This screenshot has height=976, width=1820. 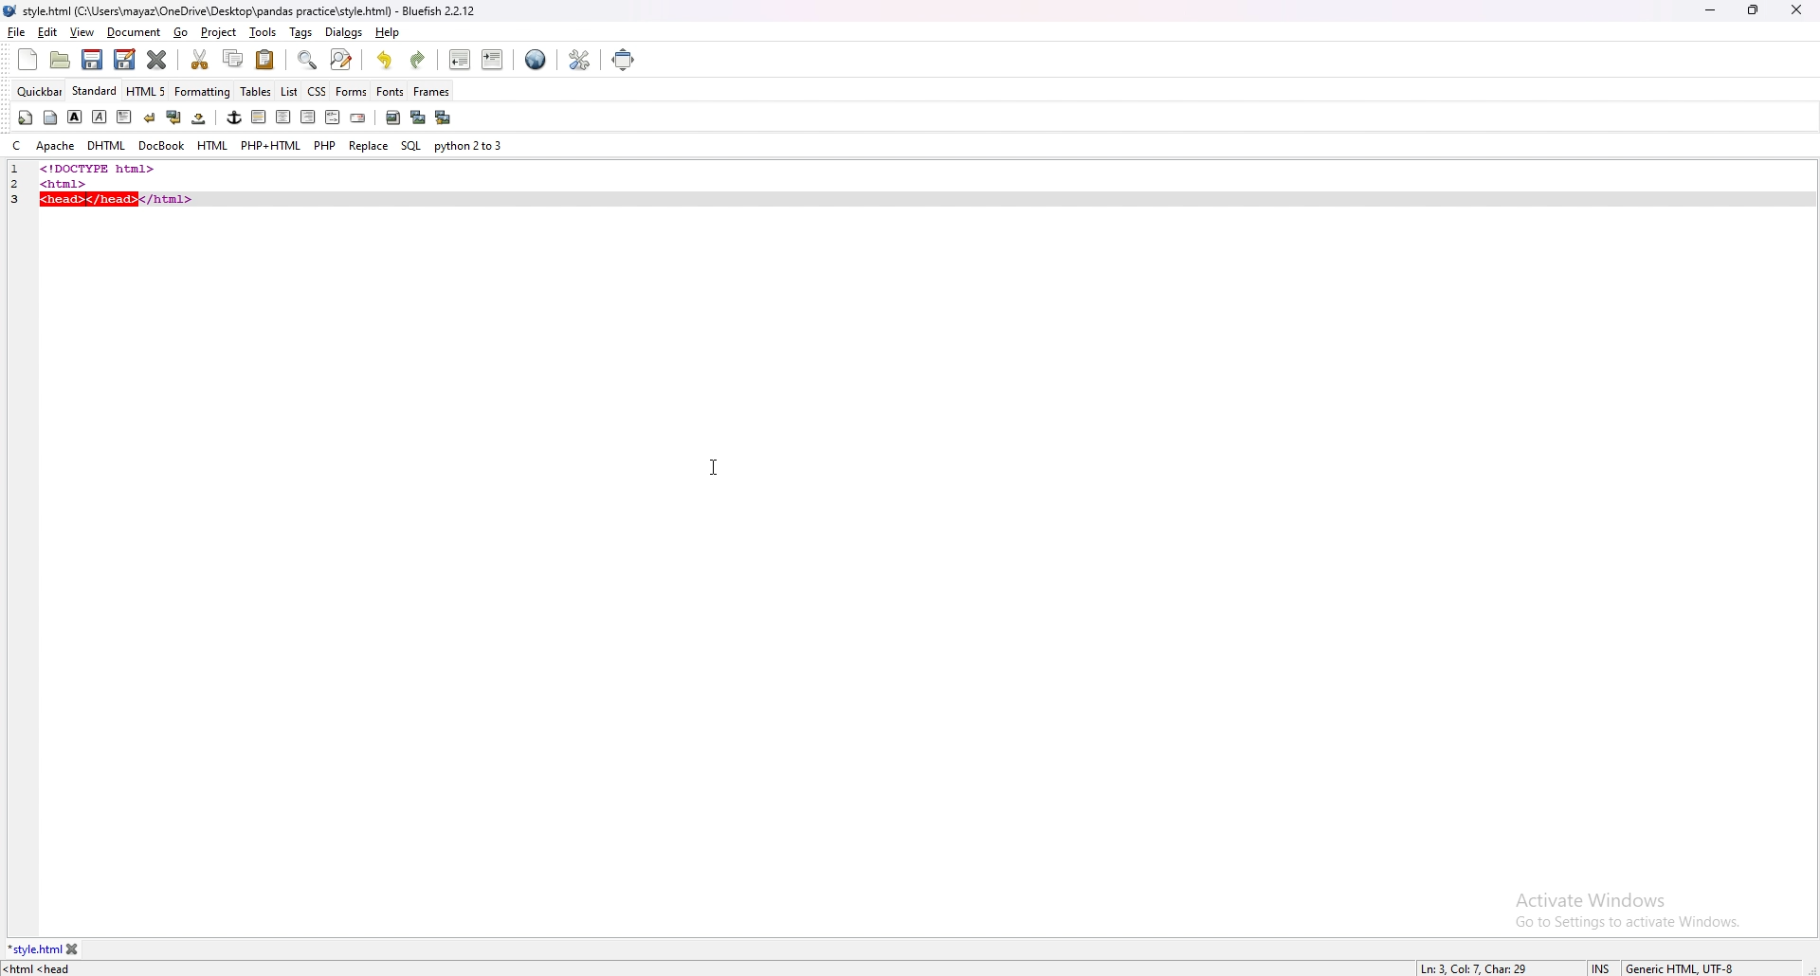 What do you see at coordinates (234, 117) in the screenshot?
I see `anchor` at bounding box center [234, 117].